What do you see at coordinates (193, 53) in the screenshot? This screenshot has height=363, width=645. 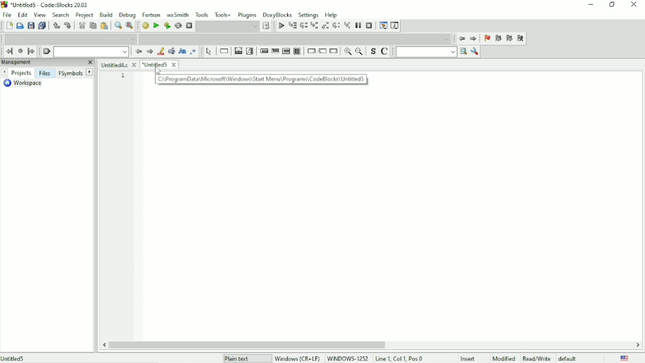 I see `Use regex` at bounding box center [193, 53].